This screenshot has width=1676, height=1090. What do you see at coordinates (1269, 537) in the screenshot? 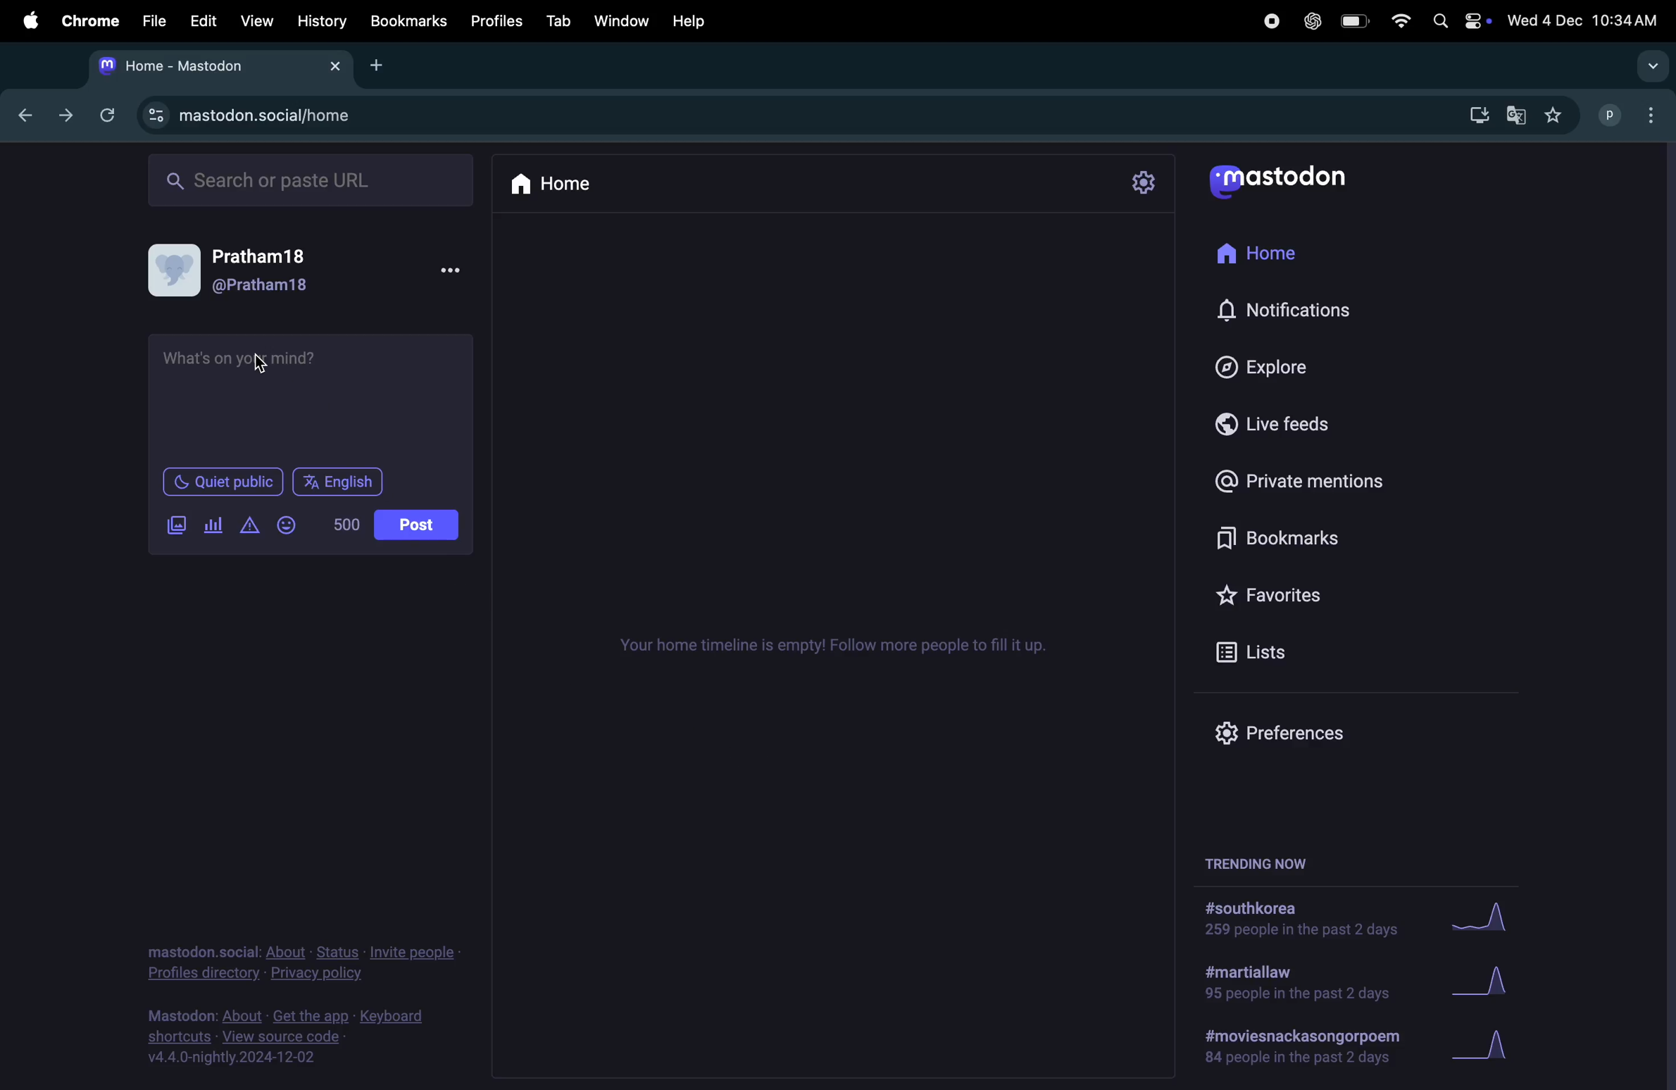
I see `bookmarks` at bounding box center [1269, 537].